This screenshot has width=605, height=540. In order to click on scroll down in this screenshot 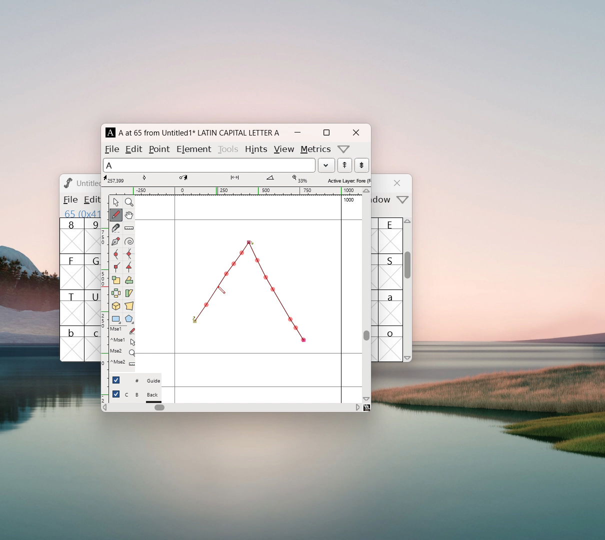, I will do `click(408, 357)`.